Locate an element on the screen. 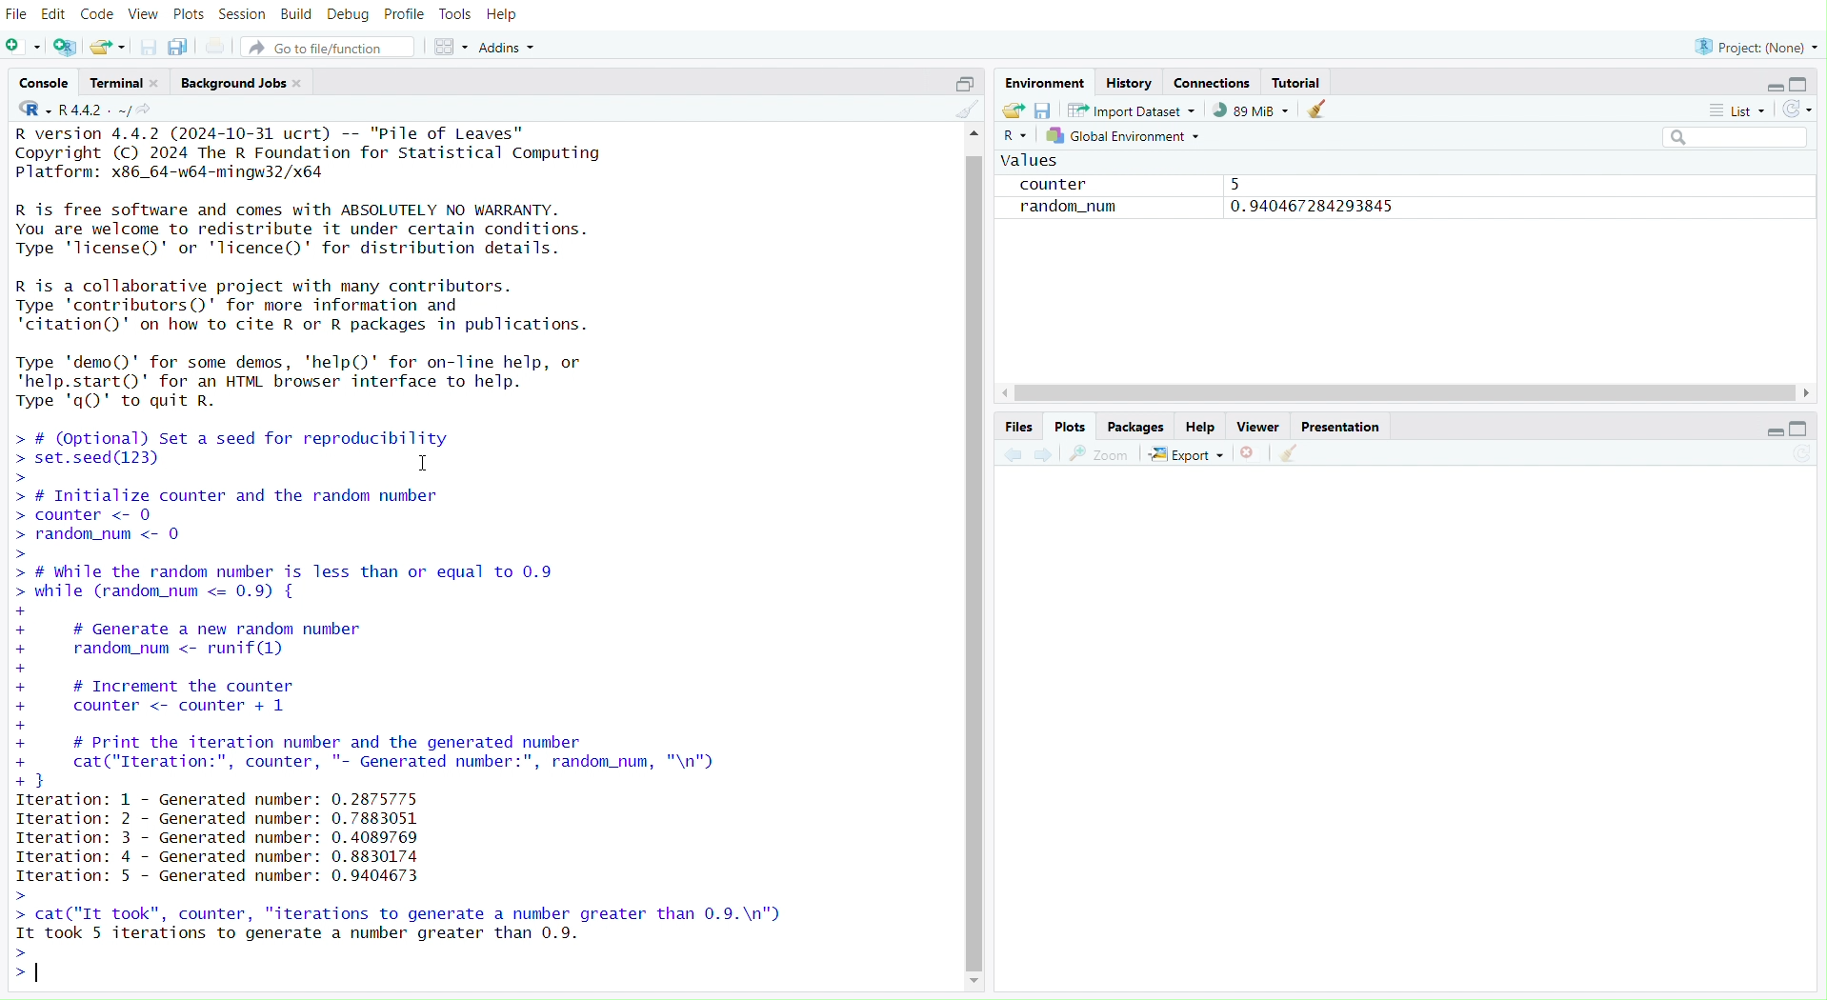 This screenshot has width=1827, height=1000. Go forward to the next source location (Ctrl + F10) is located at coordinates (1047, 452).